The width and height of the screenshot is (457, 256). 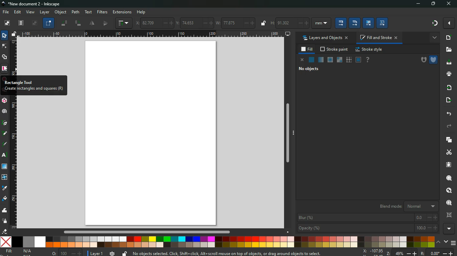 I want to click on unlock, so click(x=123, y=253).